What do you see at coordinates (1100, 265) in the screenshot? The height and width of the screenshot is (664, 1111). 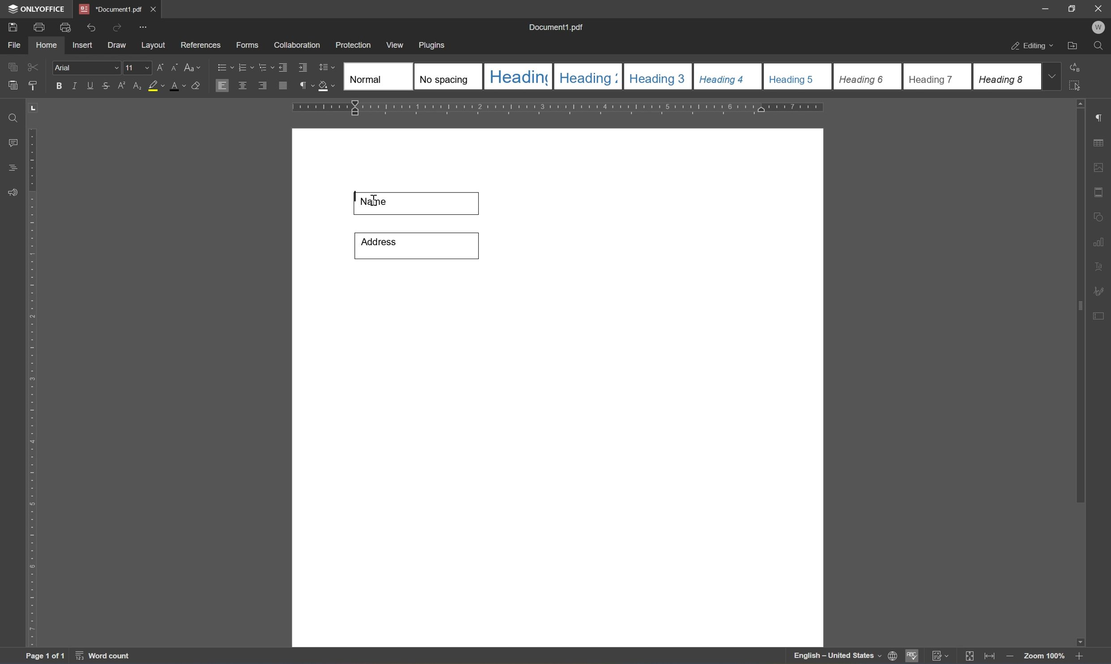 I see `text art settings` at bounding box center [1100, 265].